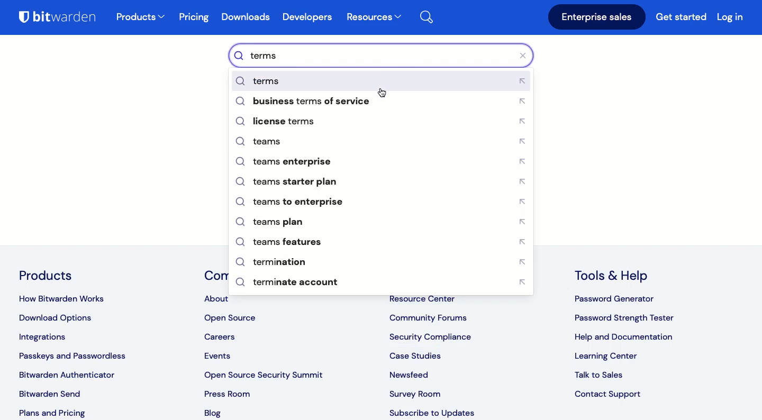  Describe the element at coordinates (610, 395) in the screenshot. I see `contact support` at that location.